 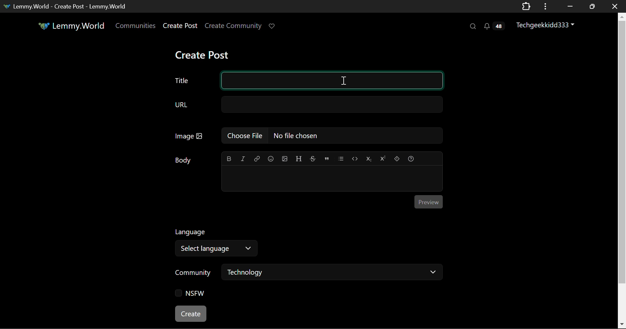 What do you see at coordinates (184, 160) in the screenshot?
I see `Body` at bounding box center [184, 160].